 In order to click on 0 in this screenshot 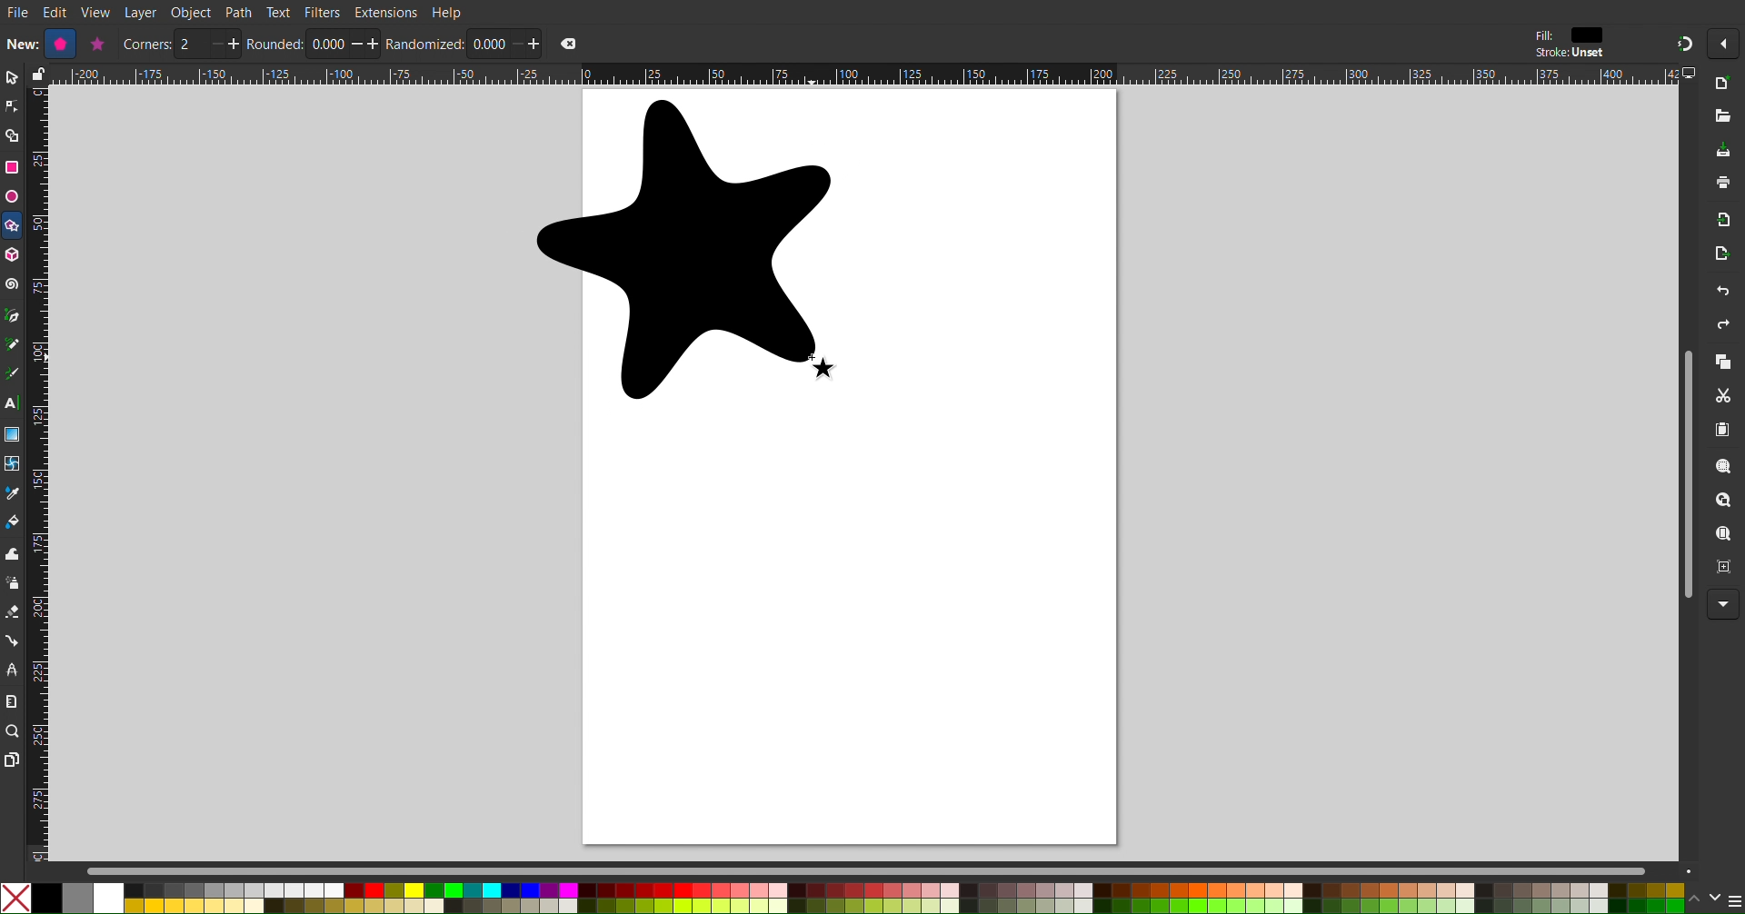, I will do `click(487, 44)`.